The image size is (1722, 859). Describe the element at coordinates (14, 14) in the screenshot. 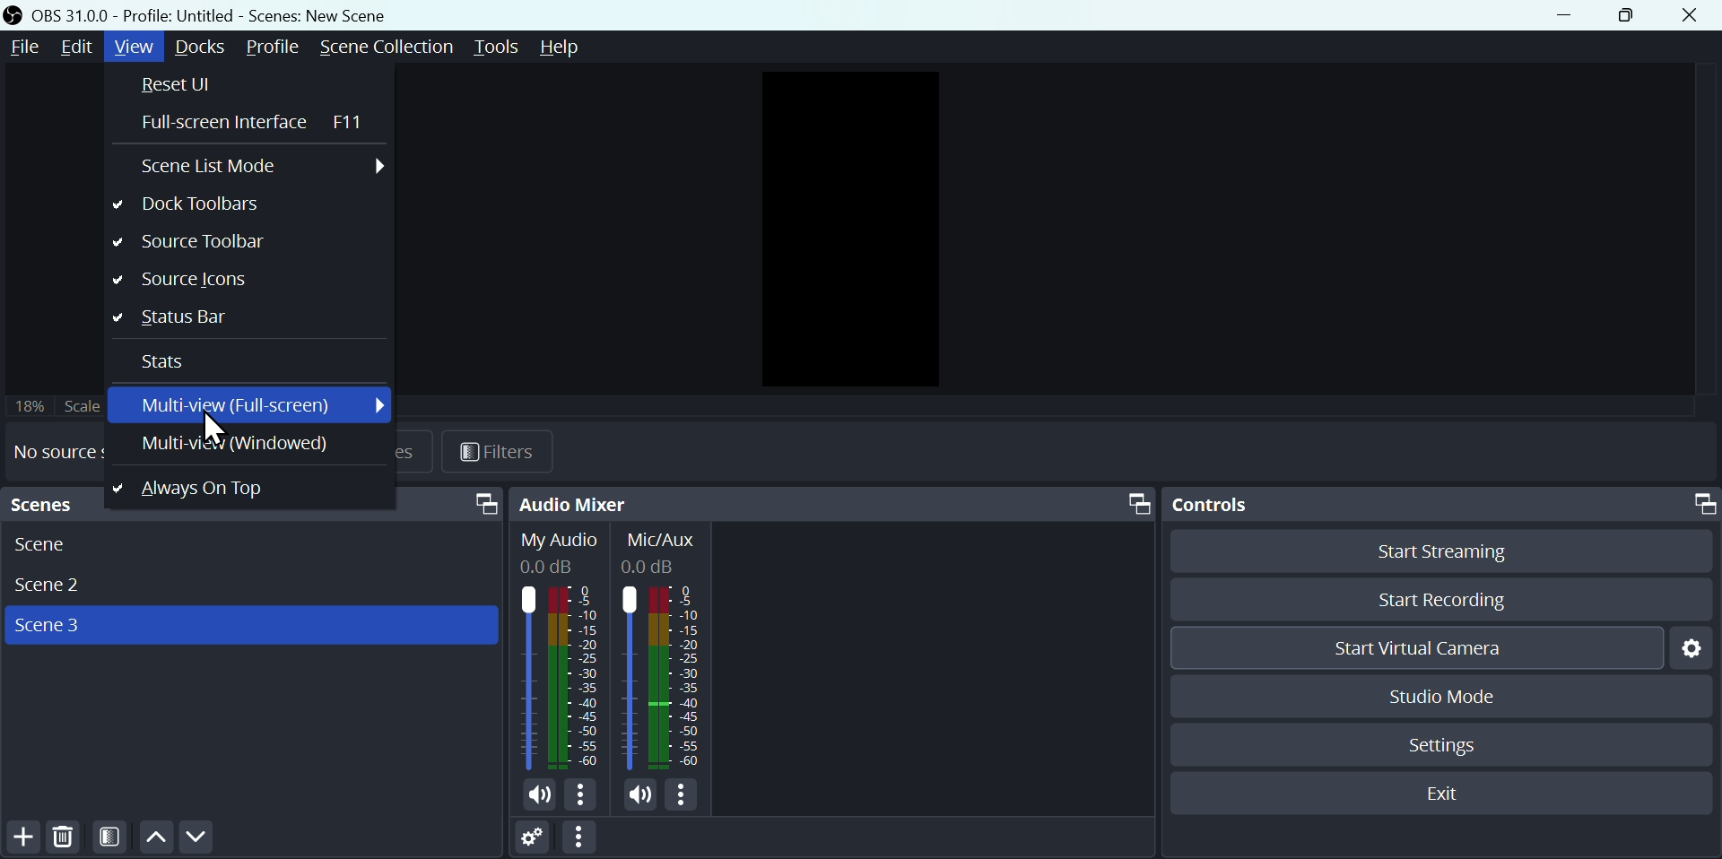

I see `OBS Desktop icon` at that location.